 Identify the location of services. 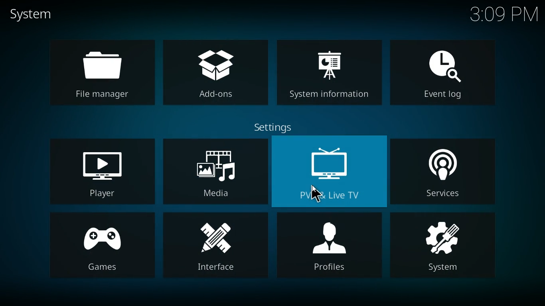
(445, 171).